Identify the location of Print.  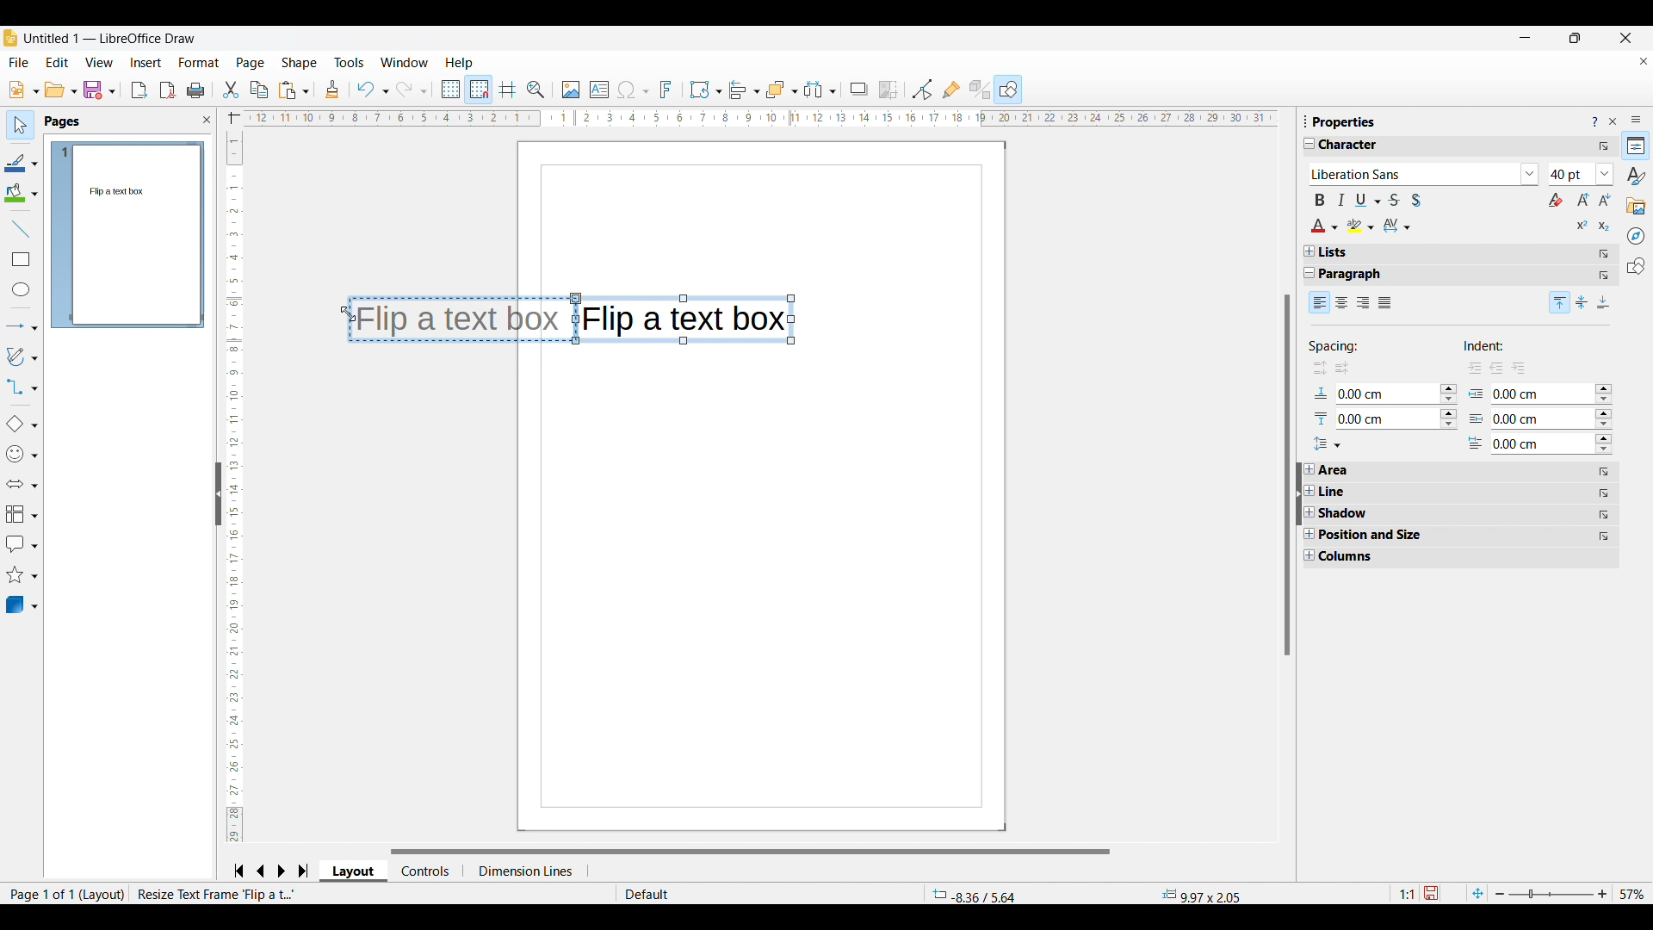
(196, 91).